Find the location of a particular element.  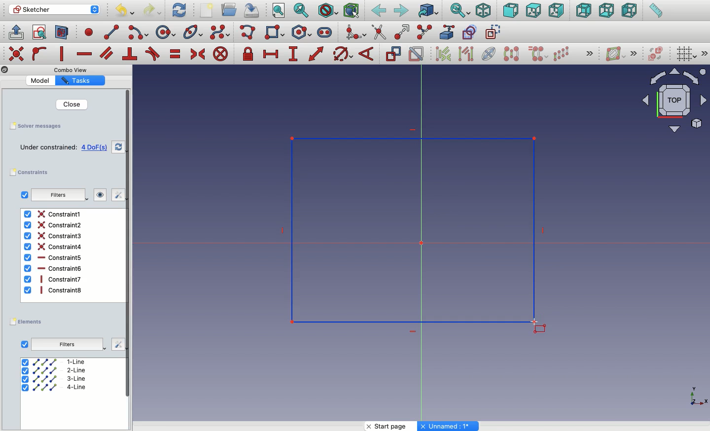

scroll is located at coordinates (129, 259).